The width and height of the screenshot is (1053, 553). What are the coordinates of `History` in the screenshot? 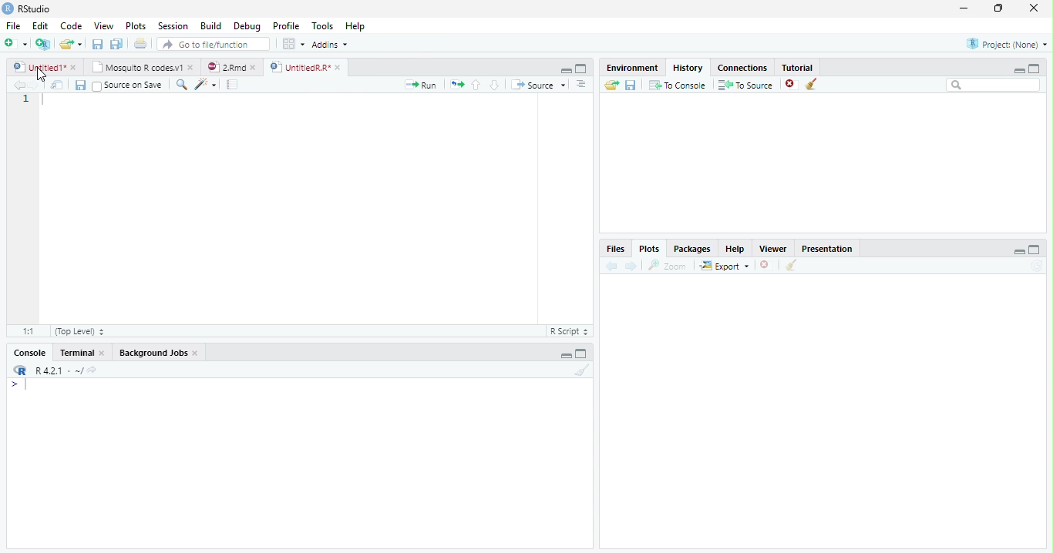 It's located at (688, 68).